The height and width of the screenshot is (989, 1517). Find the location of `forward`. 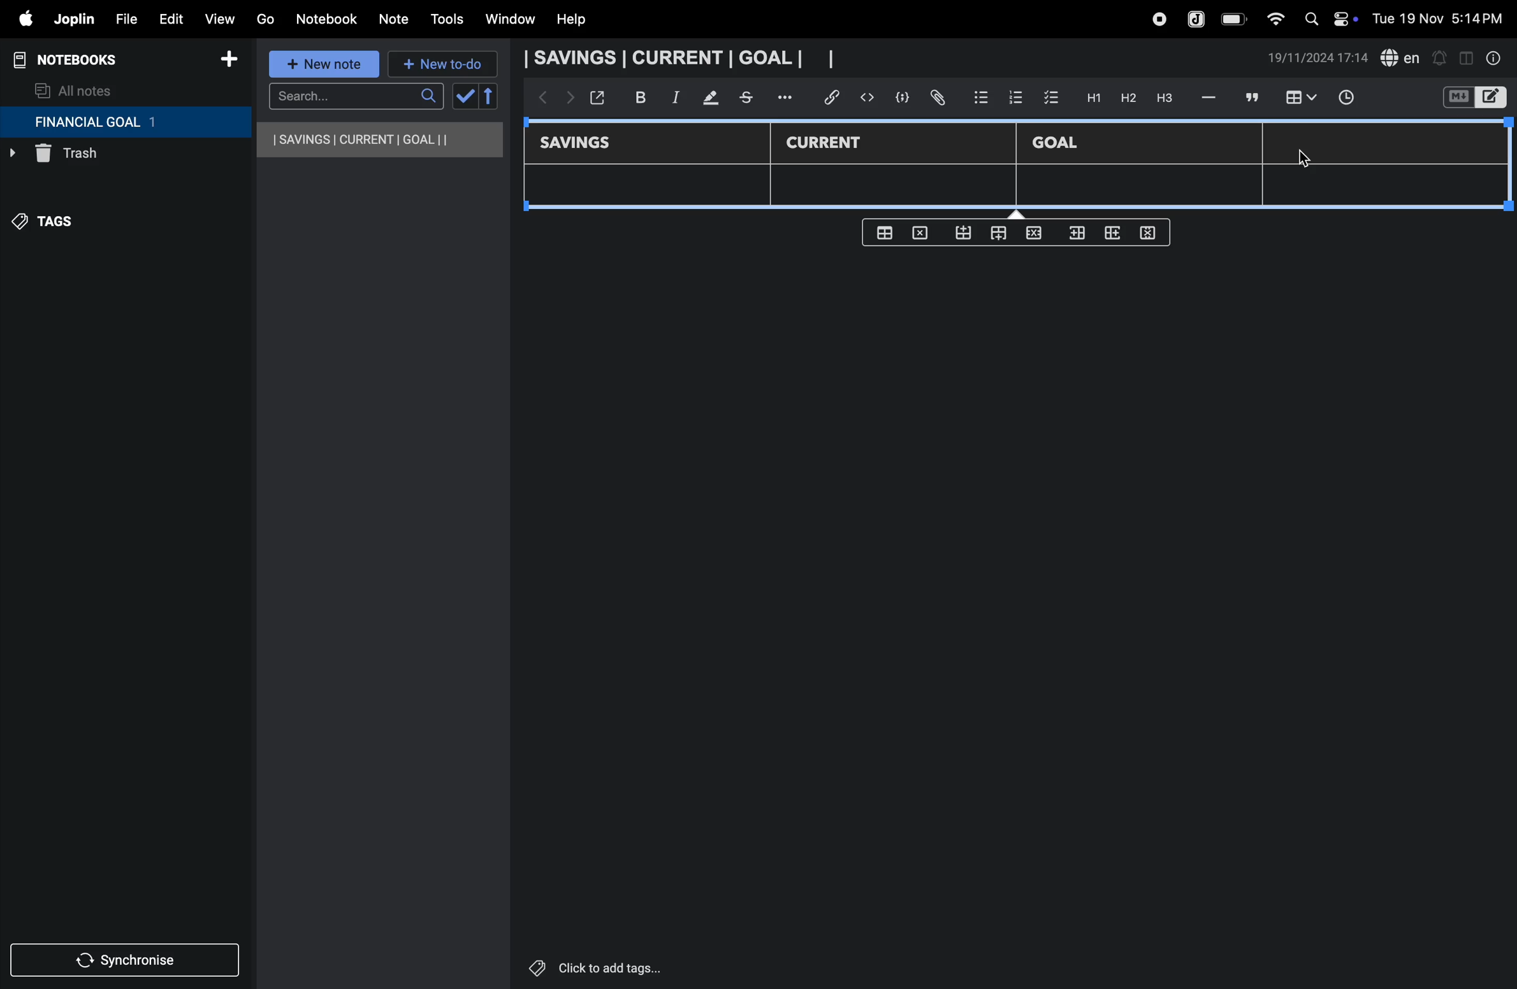

forward is located at coordinates (567, 100).